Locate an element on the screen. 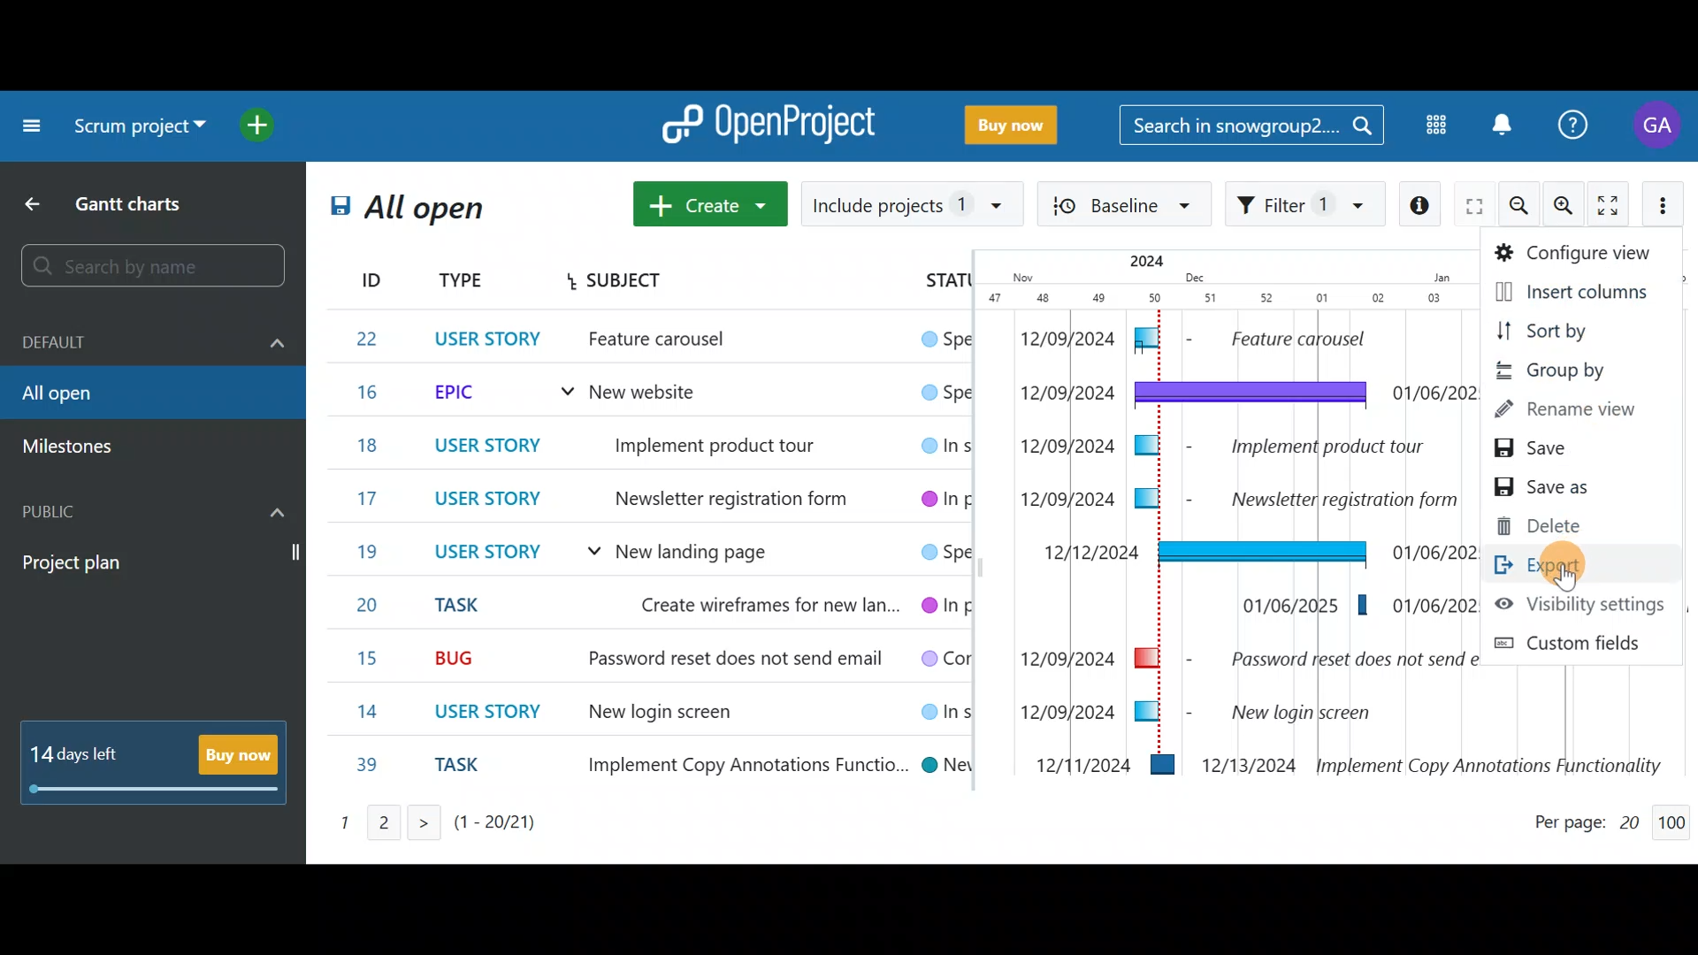 The width and height of the screenshot is (1698, 955). More actions is located at coordinates (1666, 202).